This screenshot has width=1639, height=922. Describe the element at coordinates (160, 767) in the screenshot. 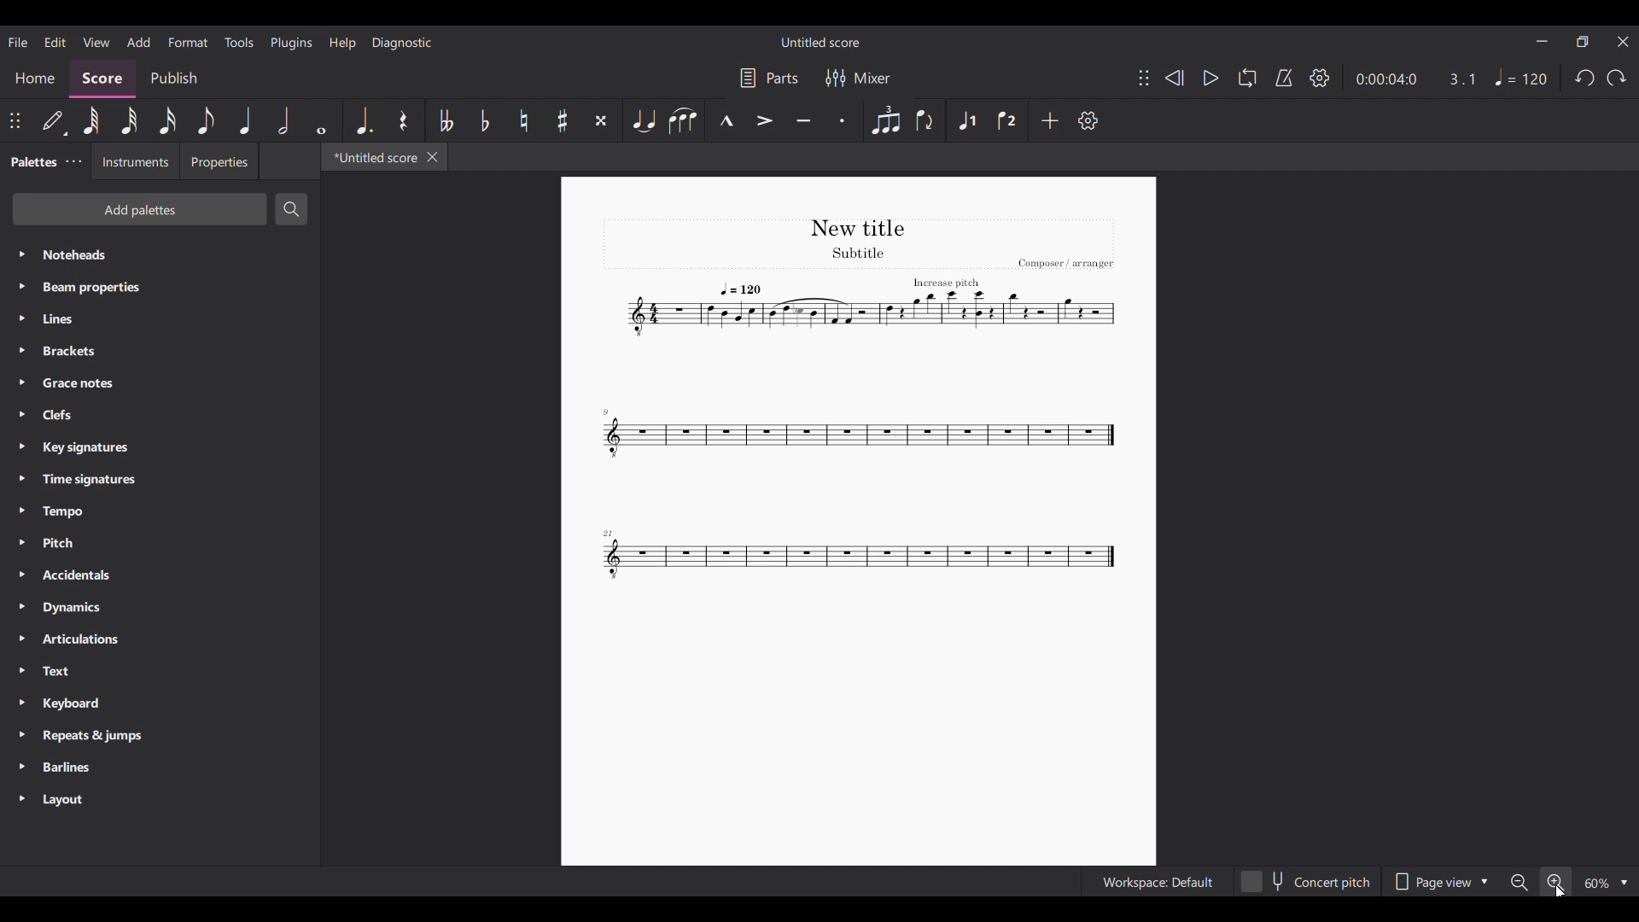

I see `Barlines` at that location.